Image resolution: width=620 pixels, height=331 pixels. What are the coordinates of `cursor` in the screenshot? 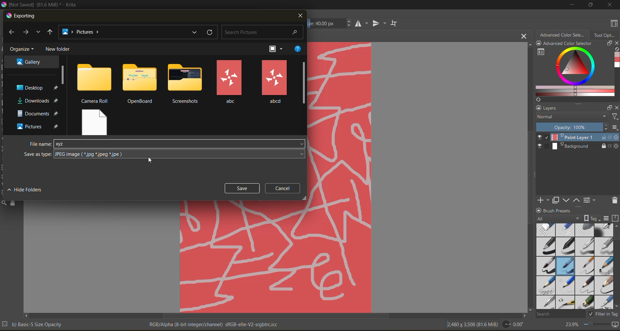 It's located at (152, 160).